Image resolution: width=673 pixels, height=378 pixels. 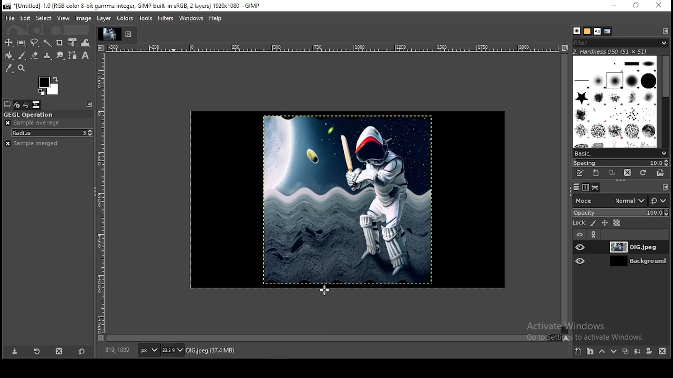 I want to click on bucket fill tool, so click(x=9, y=56).